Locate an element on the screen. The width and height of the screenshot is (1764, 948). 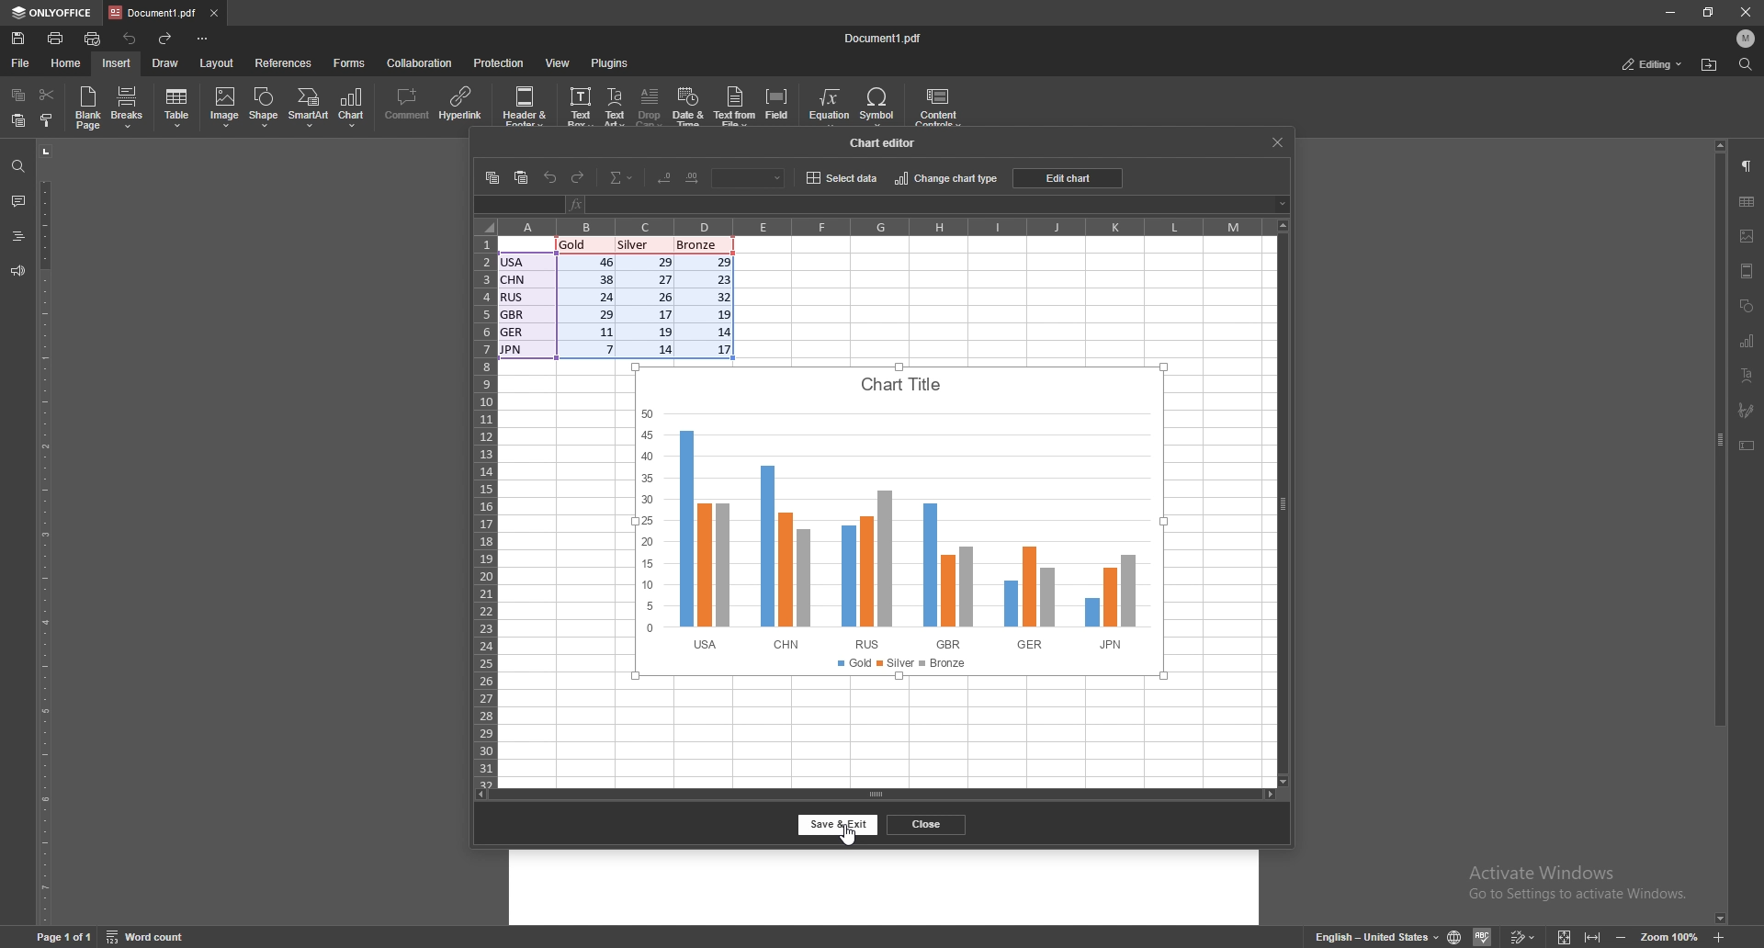
bronze is located at coordinates (699, 244).